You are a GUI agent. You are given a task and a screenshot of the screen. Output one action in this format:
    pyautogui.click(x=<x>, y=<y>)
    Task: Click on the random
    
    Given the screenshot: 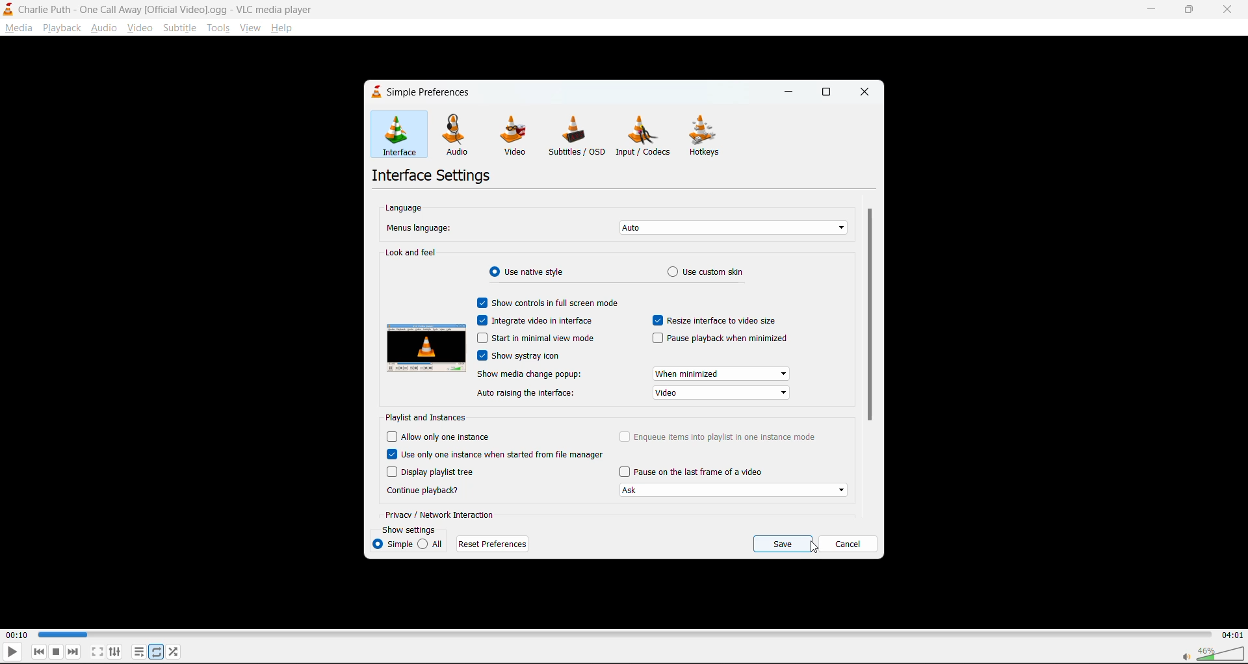 What is the action you would take?
    pyautogui.click(x=174, y=652)
    